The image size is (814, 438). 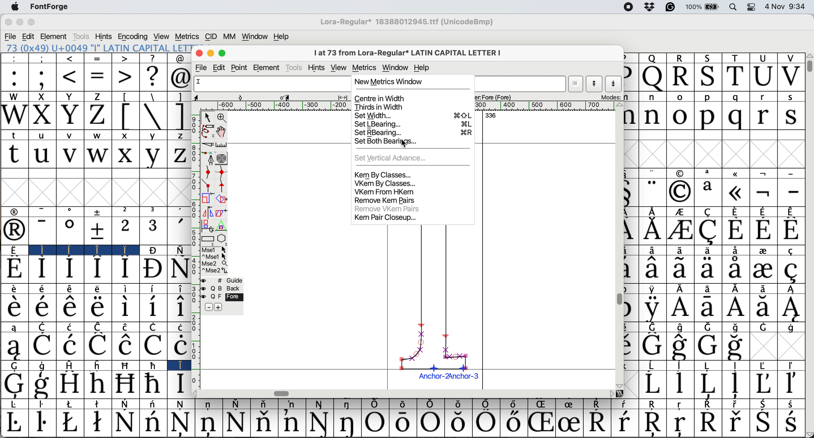 What do you see at coordinates (207, 212) in the screenshot?
I see `flip the selection` at bounding box center [207, 212].